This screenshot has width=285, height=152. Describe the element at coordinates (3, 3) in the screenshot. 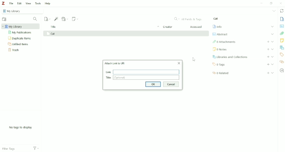

I see `Logo` at that location.